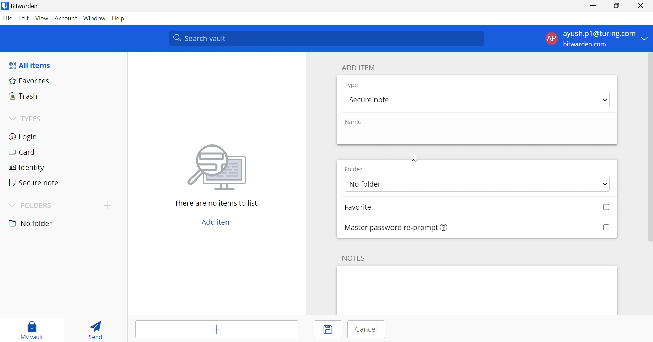  What do you see at coordinates (217, 167) in the screenshot?
I see `image` at bounding box center [217, 167].